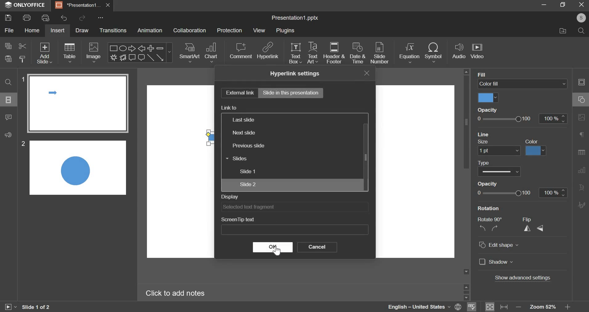 The image size is (589, 312). What do you see at coordinates (482, 228) in the screenshot?
I see `rotate anti-clockwise` at bounding box center [482, 228].